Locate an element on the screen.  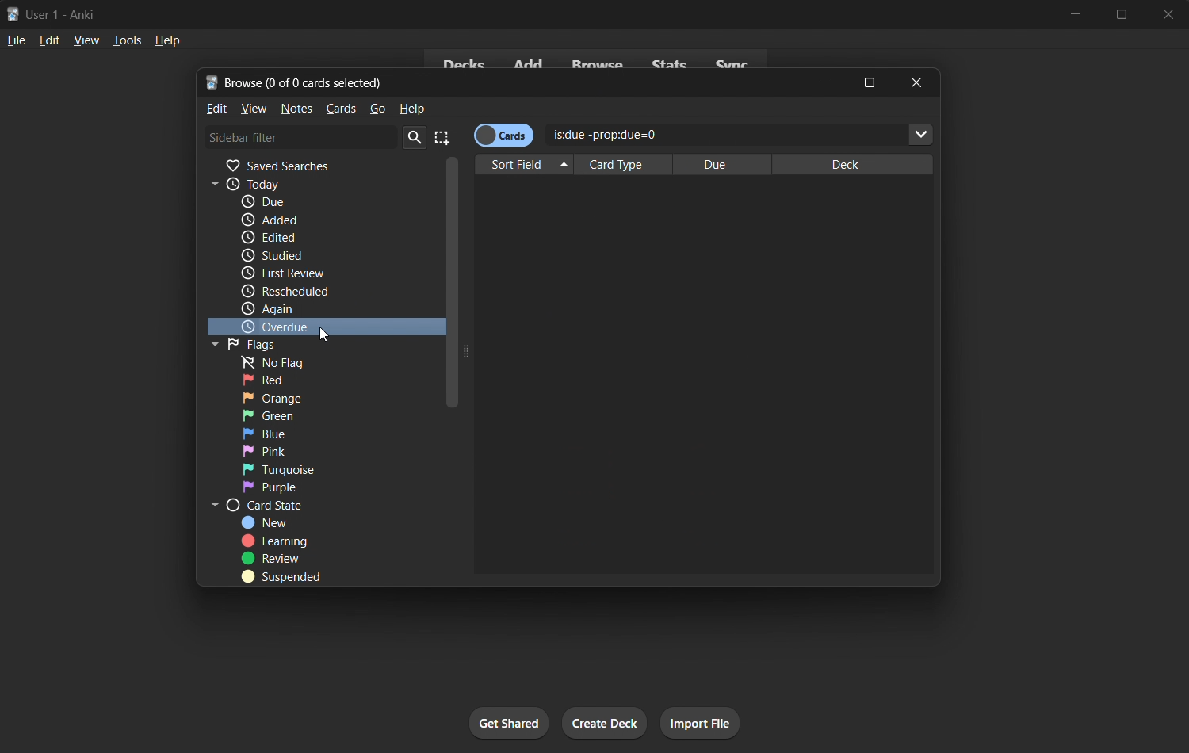
is:due -prop:due=0 is located at coordinates (690, 132).